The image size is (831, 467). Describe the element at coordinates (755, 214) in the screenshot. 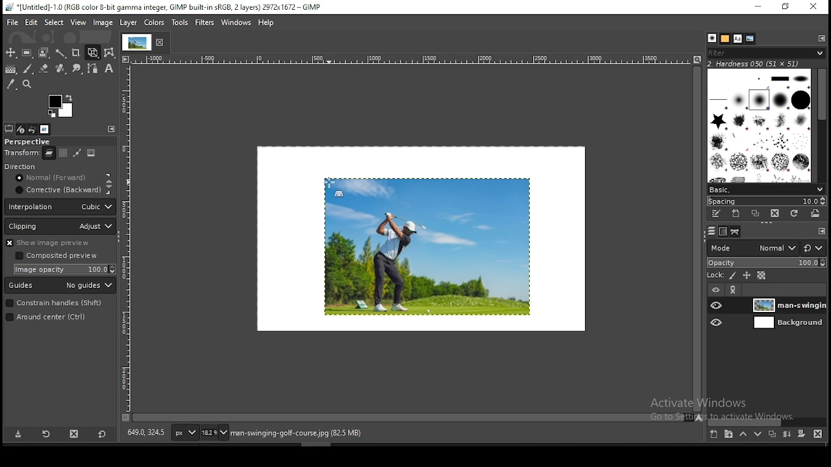

I see `duplicate brush` at that location.